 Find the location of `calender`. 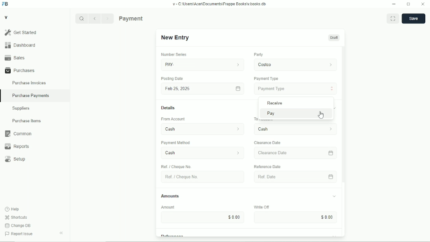

calender is located at coordinates (332, 177).